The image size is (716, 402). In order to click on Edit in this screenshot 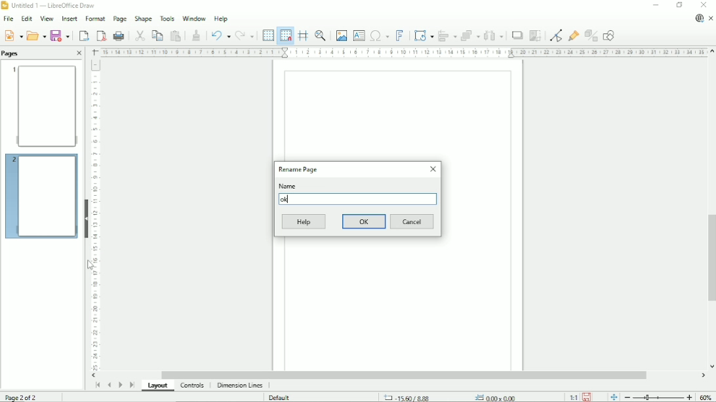, I will do `click(26, 19)`.